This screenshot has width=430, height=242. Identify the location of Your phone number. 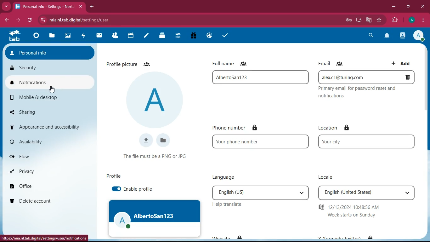
(261, 142).